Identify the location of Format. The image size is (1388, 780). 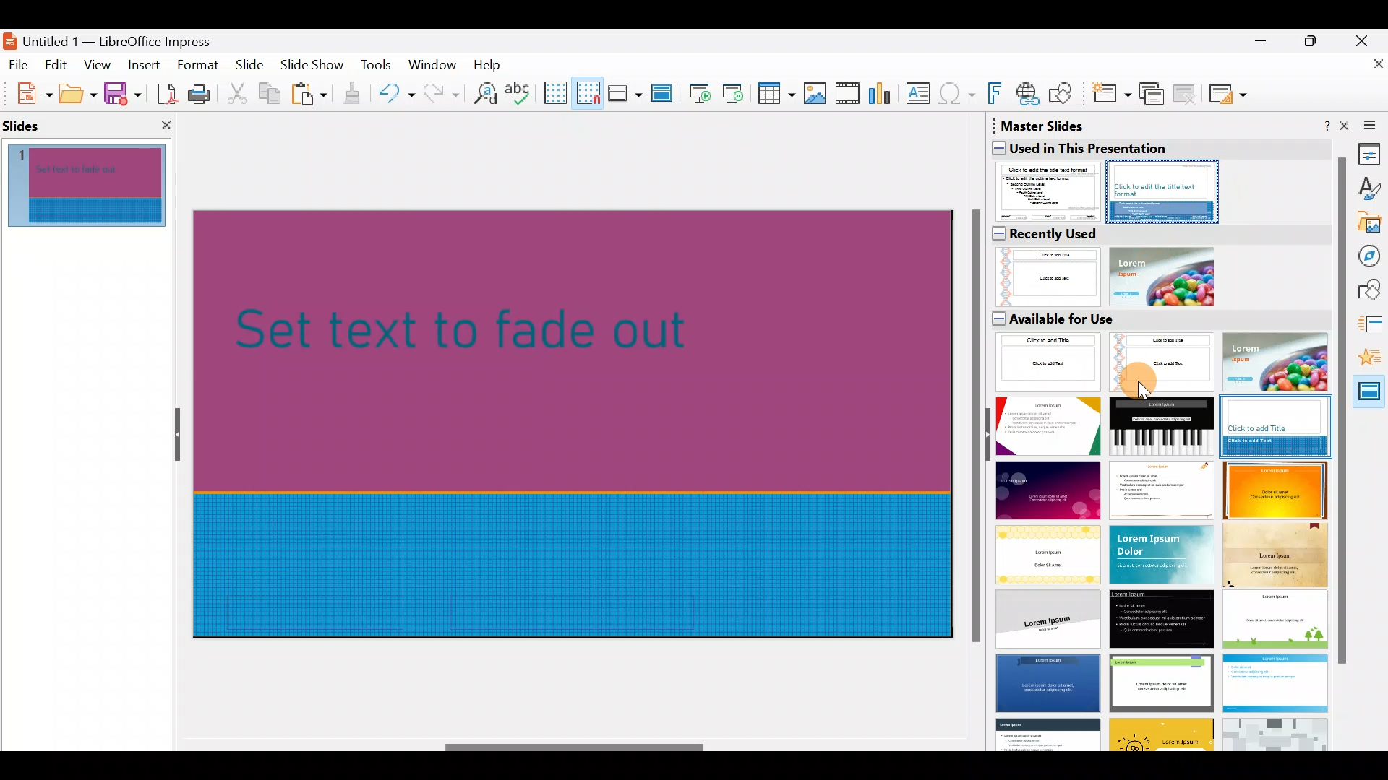
(197, 64).